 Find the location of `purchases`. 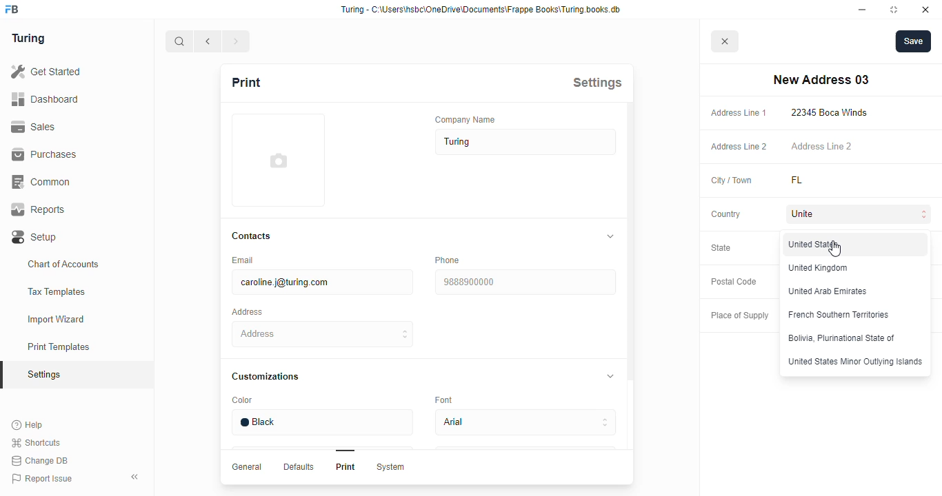

purchases is located at coordinates (44, 154).